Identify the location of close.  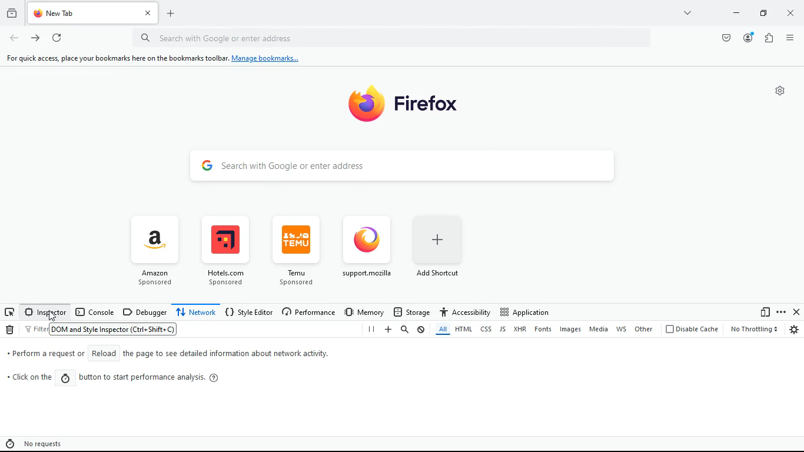
(792, 15).